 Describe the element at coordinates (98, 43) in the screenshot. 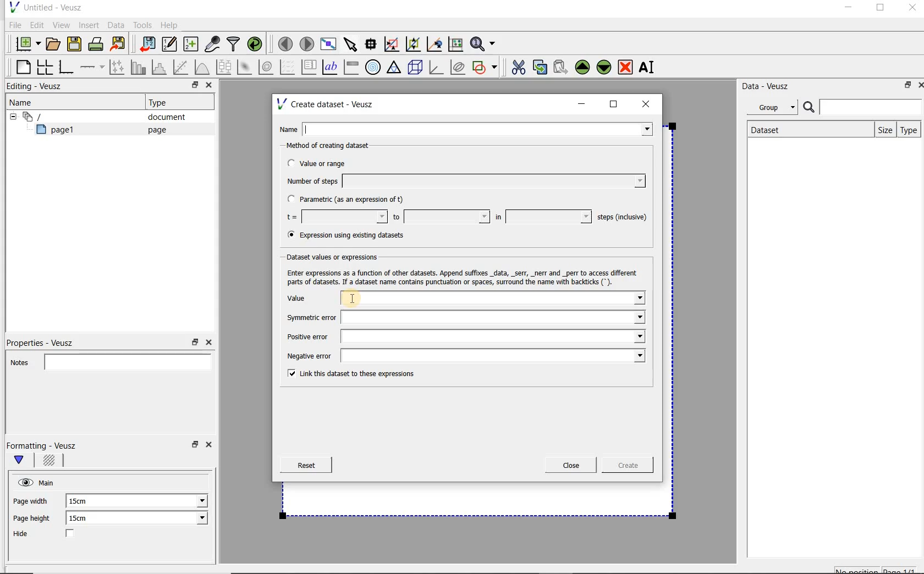

I see `print the document` at that location.